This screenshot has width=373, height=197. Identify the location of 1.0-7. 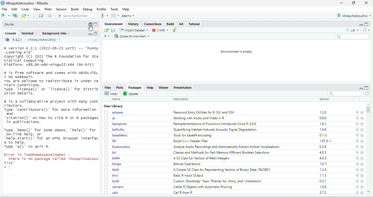
(323, 164).